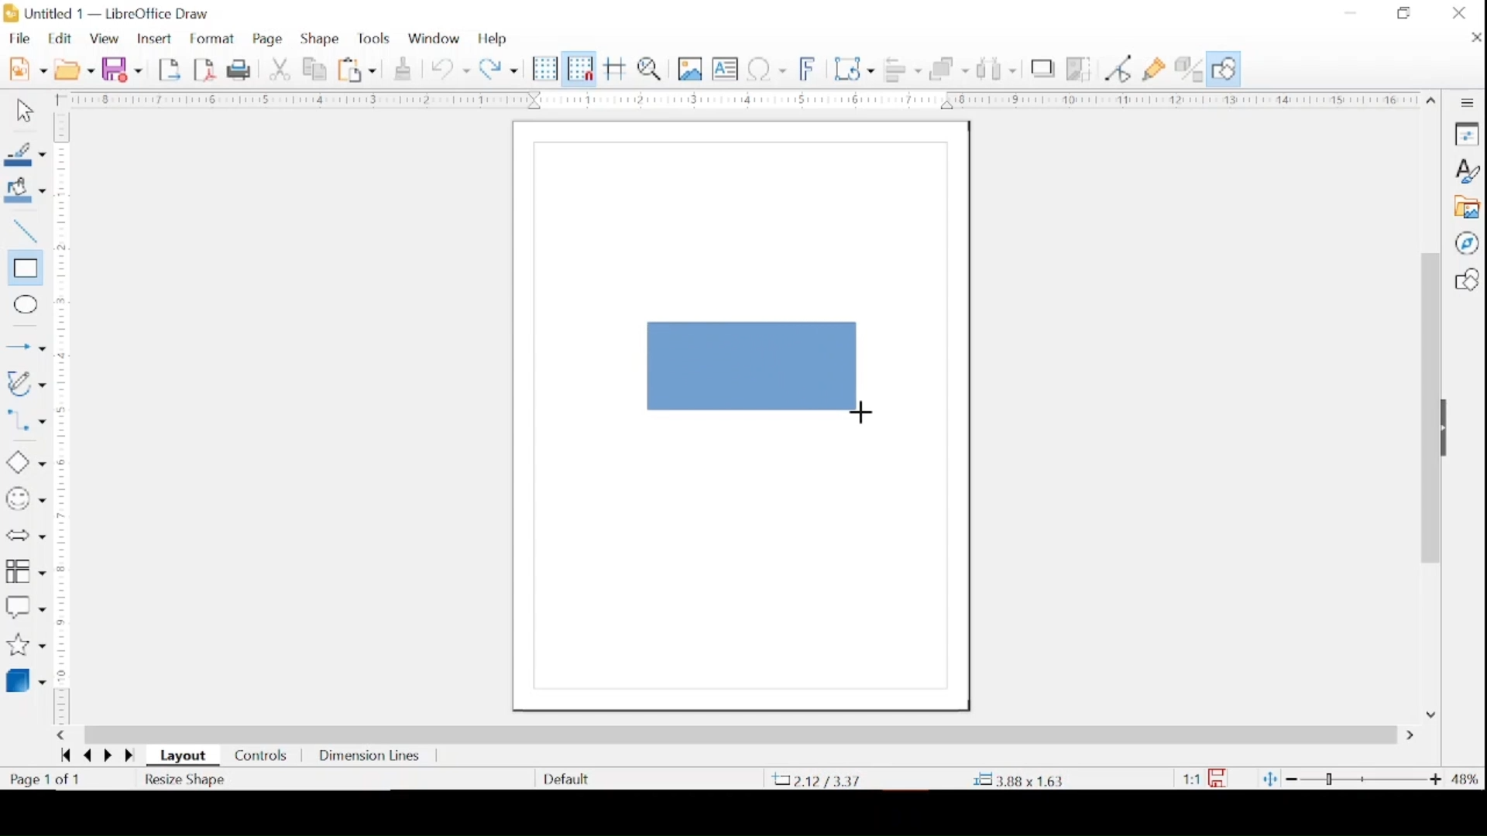 This screenshot has width=1487, height=836. Describe the element at coordinates (451, 70) in the screenshot. I see `undo` at that location.